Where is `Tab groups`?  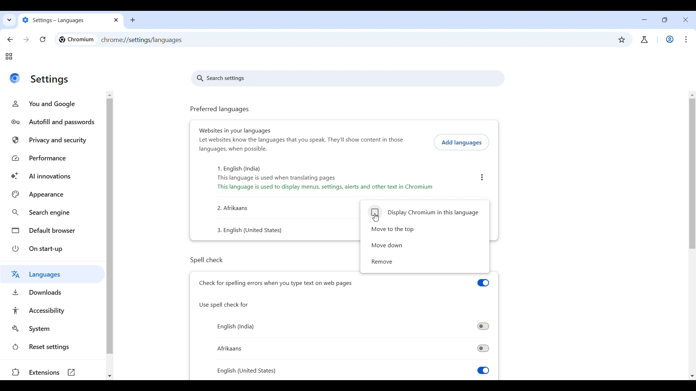 Tab groups is located at coordinates (9, 56).